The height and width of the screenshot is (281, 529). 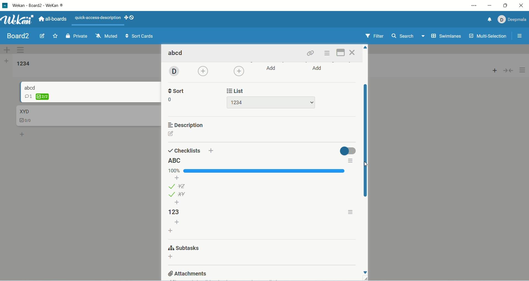 I want to click on progress, so click(x=257, y=171).